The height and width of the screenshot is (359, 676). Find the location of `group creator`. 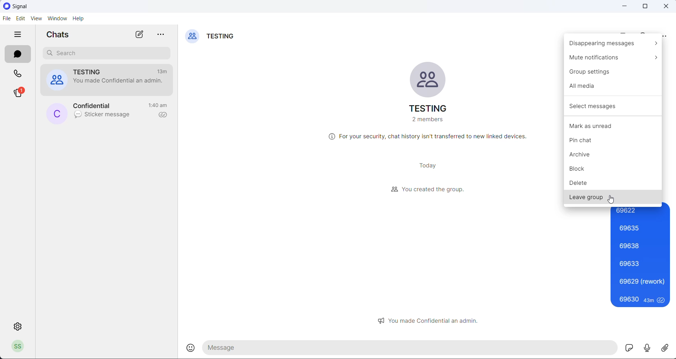

group creator is located at coordinates (428, 189).